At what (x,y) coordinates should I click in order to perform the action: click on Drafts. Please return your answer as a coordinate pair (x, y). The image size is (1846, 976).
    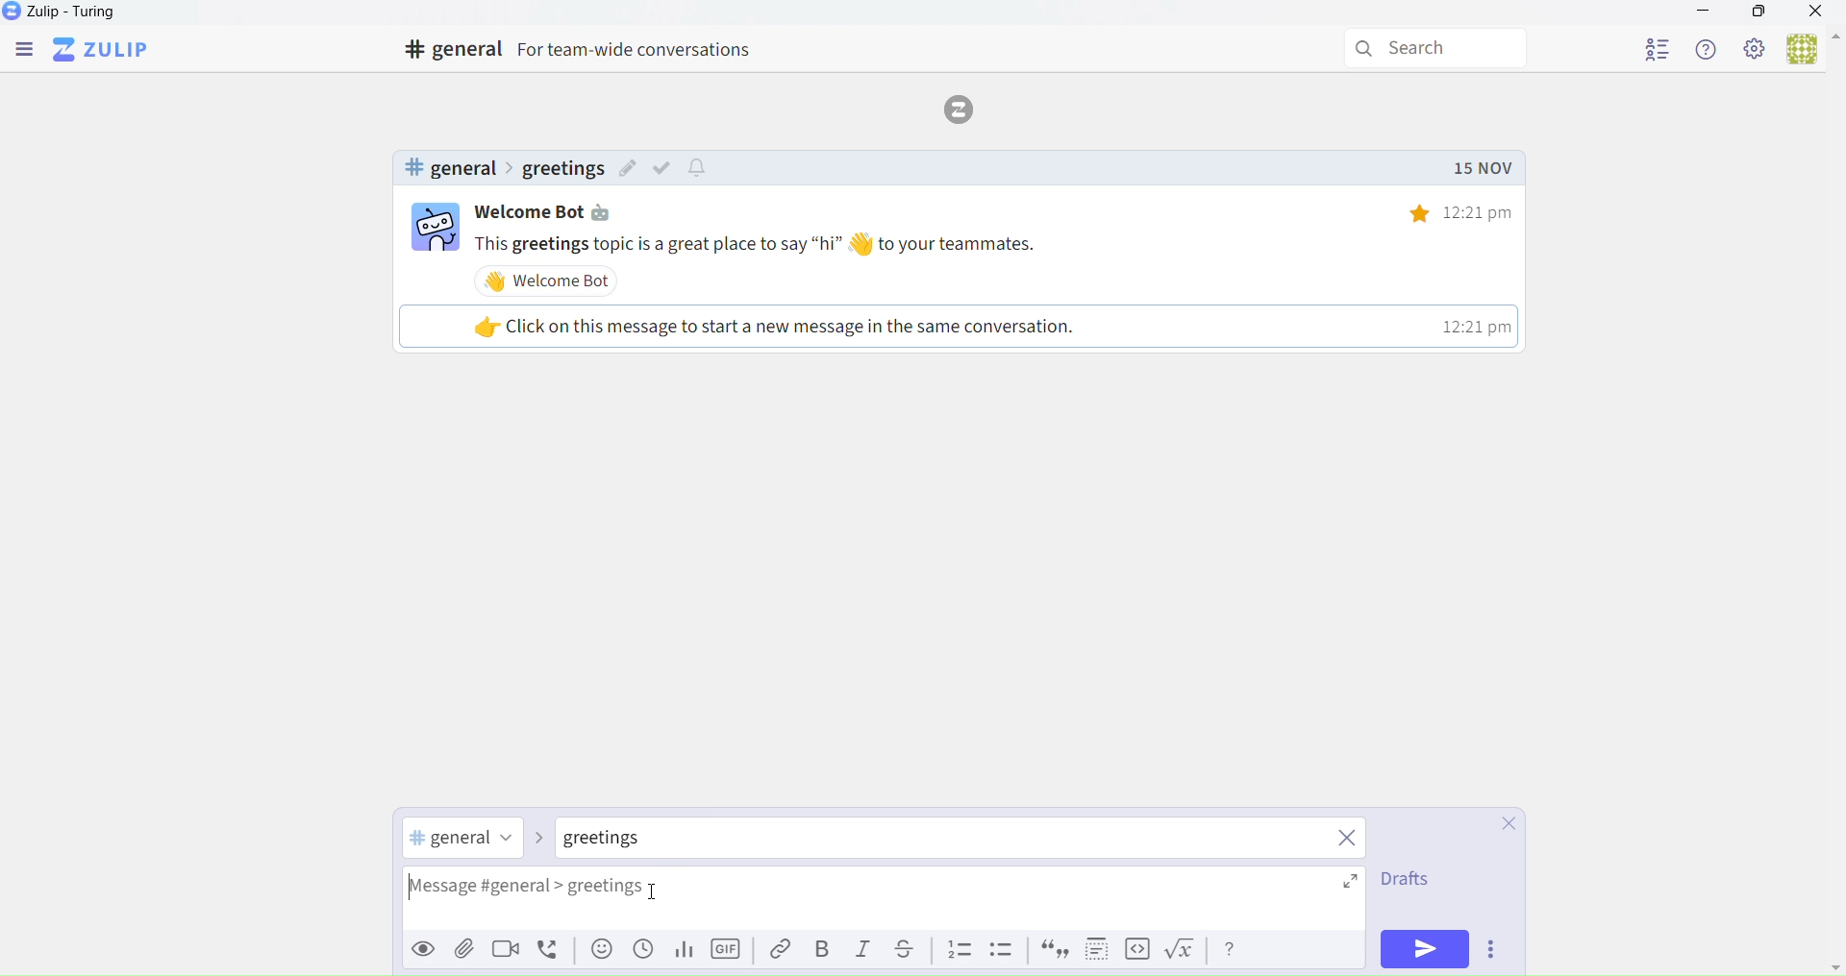
    Looking at the image, I should click on (1404, 883).